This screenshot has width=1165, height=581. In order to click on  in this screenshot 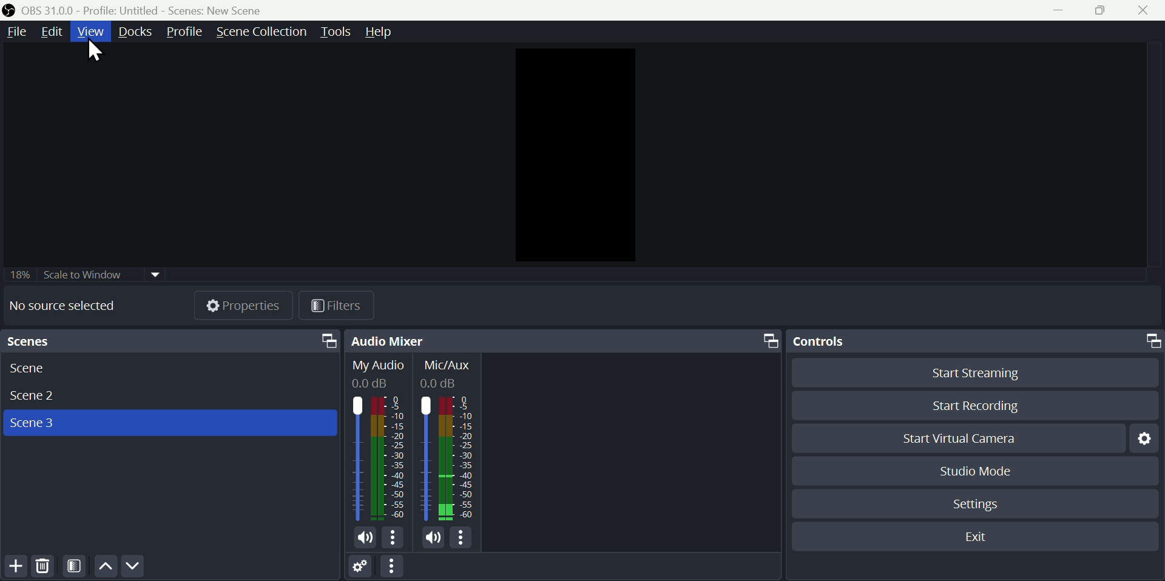, I will do `click(1096, 10)`.